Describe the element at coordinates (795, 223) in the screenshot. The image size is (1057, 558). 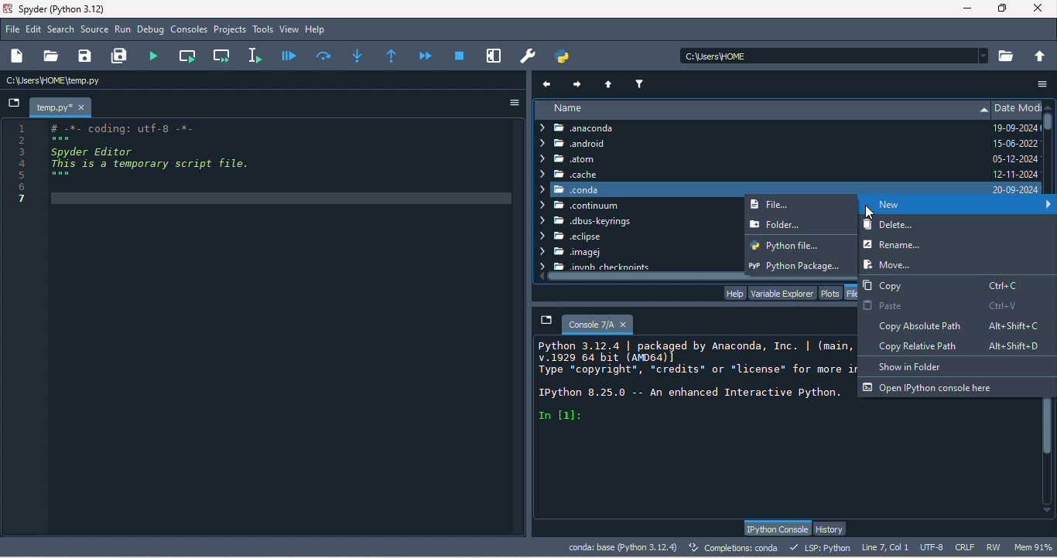
I see `folder` at that location.